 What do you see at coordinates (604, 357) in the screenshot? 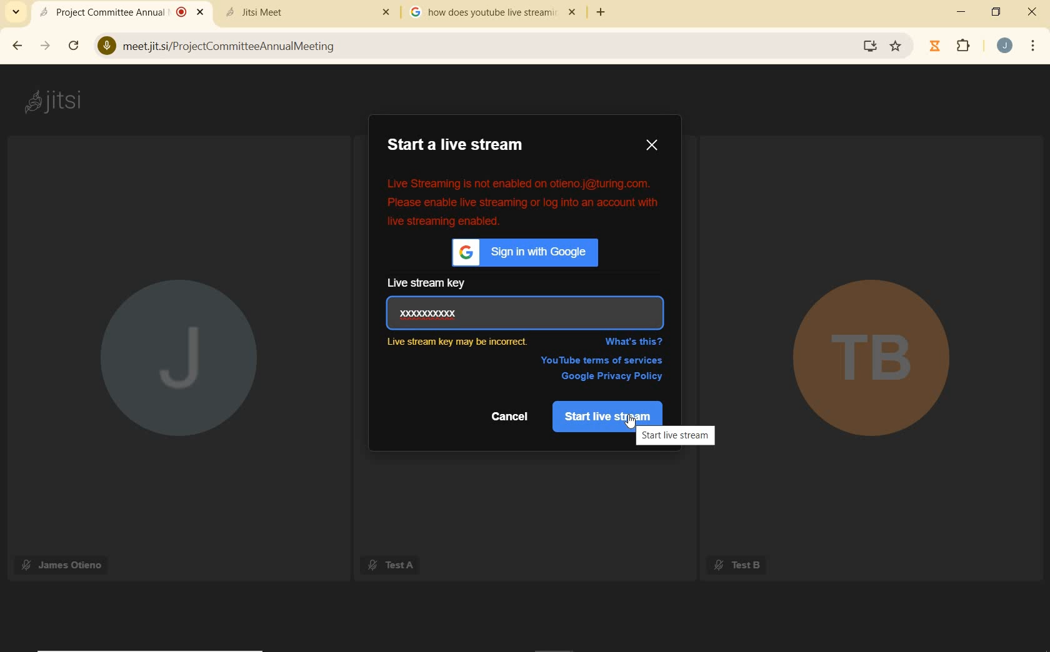
I see `YouTube terms of services` at bounding box center [604, 357].